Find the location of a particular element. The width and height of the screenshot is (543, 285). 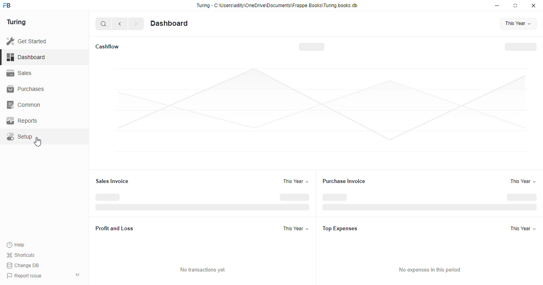

Get Started is located at coordinates (27, 40).